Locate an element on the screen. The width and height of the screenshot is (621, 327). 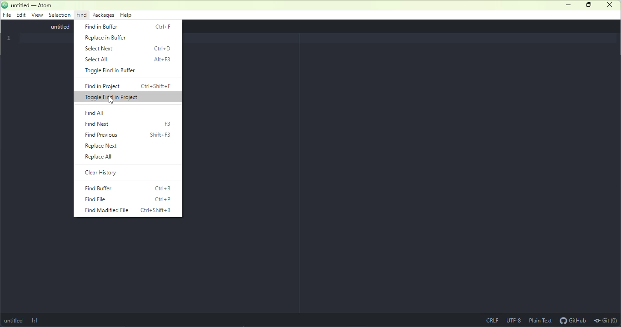
find next is located at coordinates (131, 124).